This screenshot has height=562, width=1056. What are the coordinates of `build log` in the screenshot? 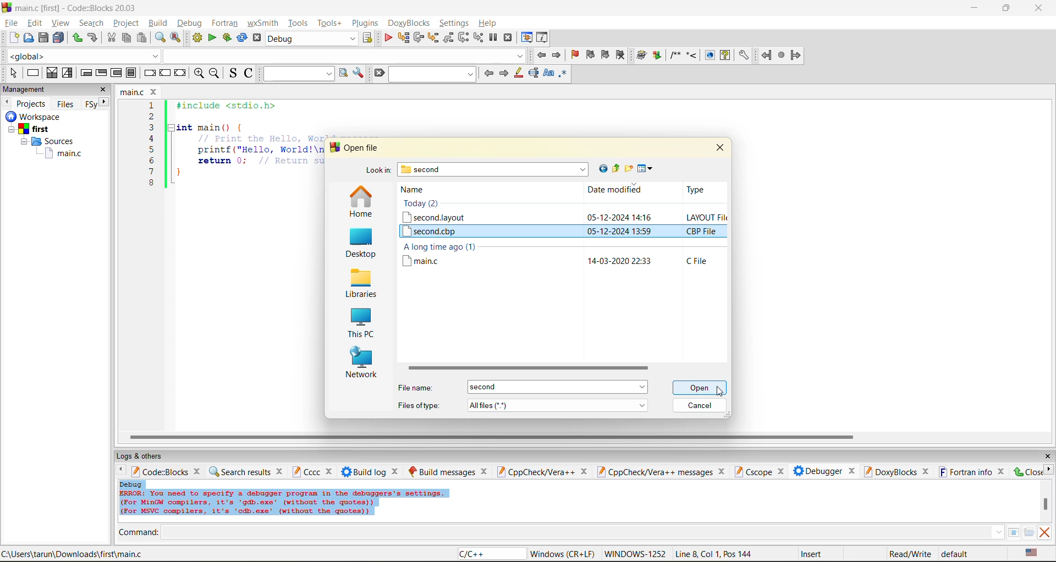 It's located at (364, 472).